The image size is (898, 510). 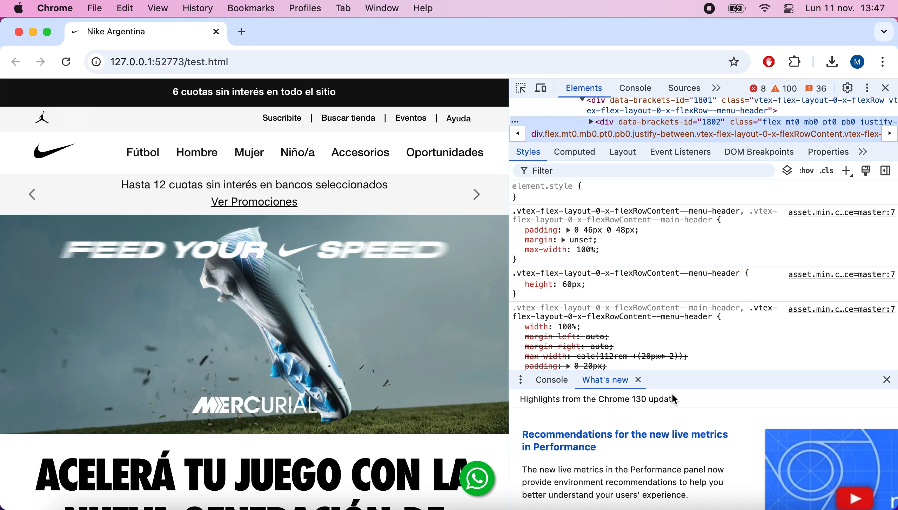 What do you see at coordinates (380, 8) in the screenshot?
I see `Window` at bounding box center [380, 8].